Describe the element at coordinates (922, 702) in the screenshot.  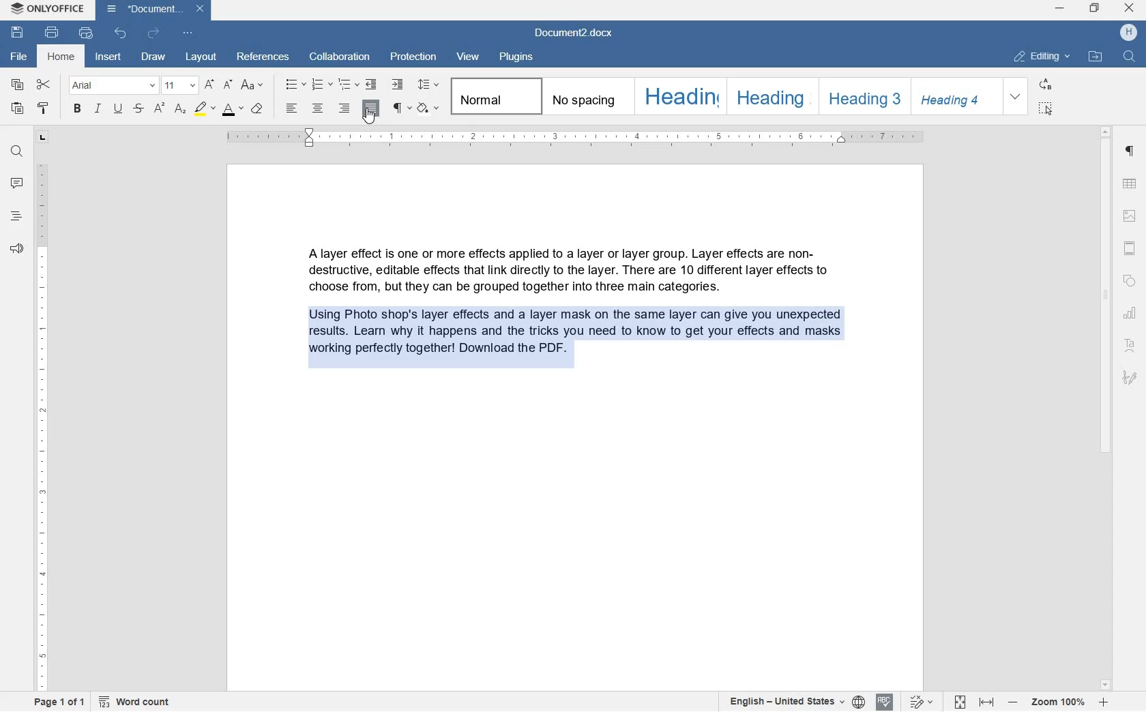
I see `TRACK CHANGES` at that location.